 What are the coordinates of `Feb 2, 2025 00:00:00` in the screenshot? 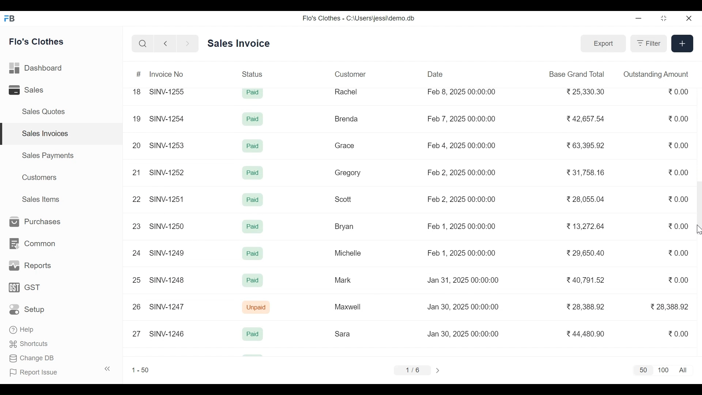 It's located at (461, 199).